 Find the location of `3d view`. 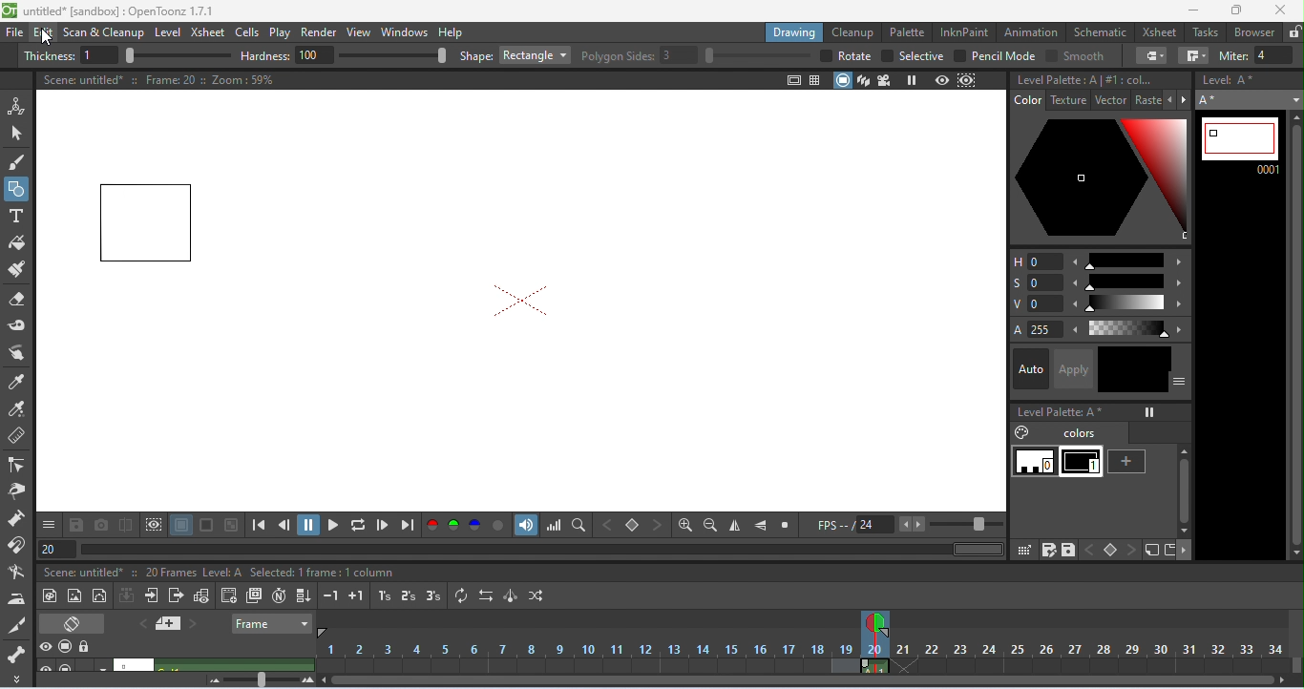

3d view is located at coordinates (865, 81).